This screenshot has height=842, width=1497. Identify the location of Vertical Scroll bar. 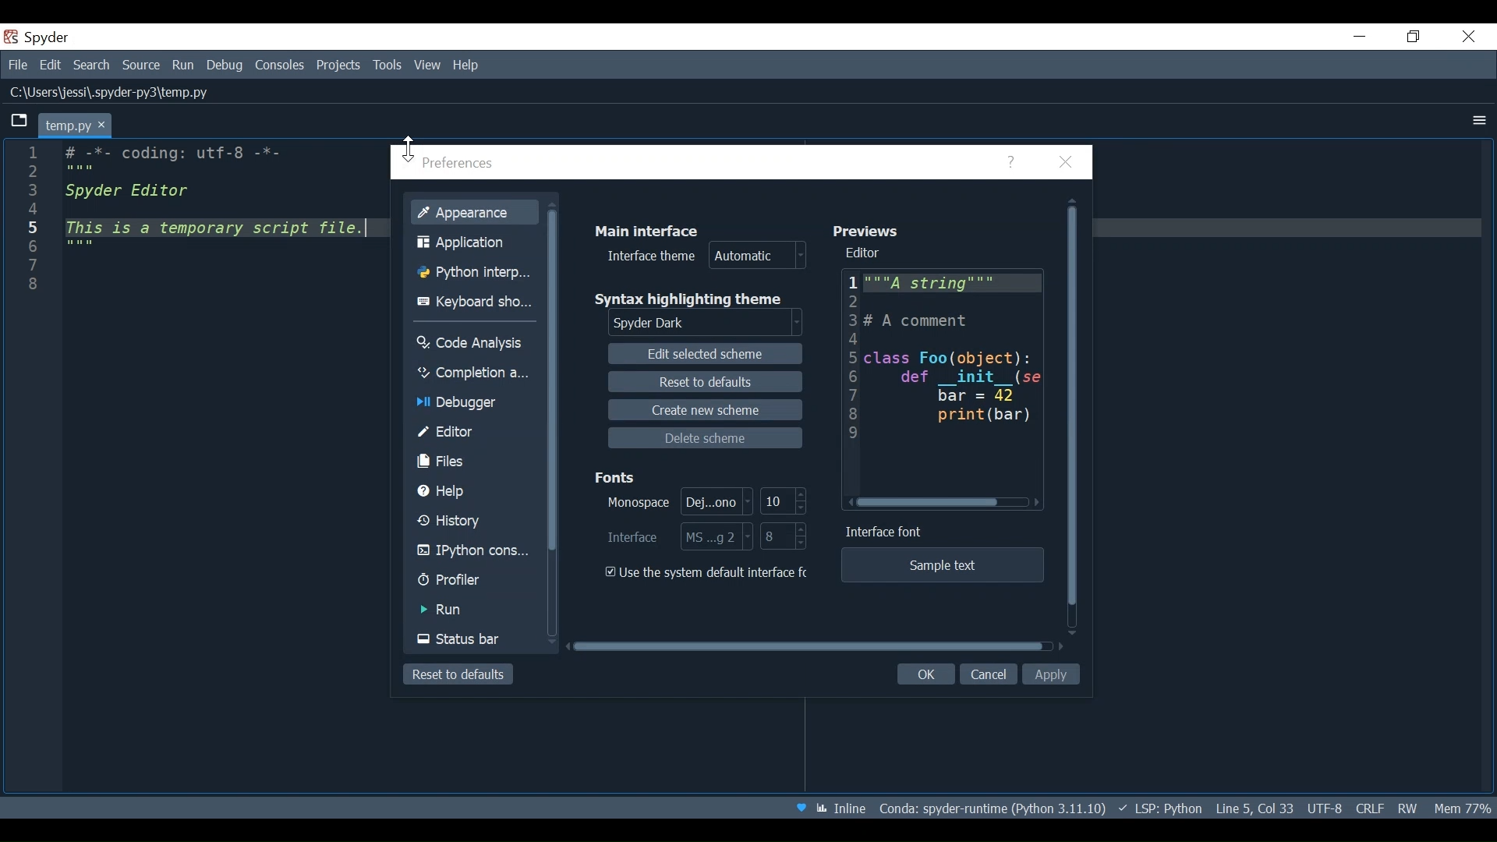
(555, 377).